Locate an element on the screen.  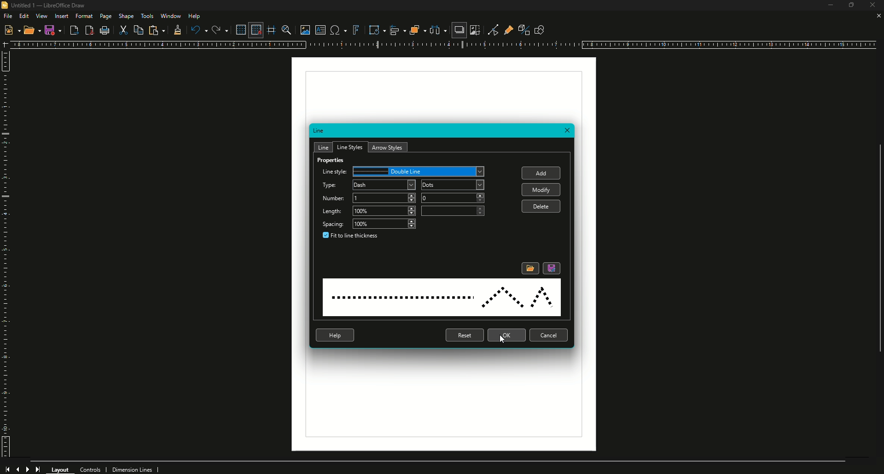
Open is located at coordinates (32, 31).